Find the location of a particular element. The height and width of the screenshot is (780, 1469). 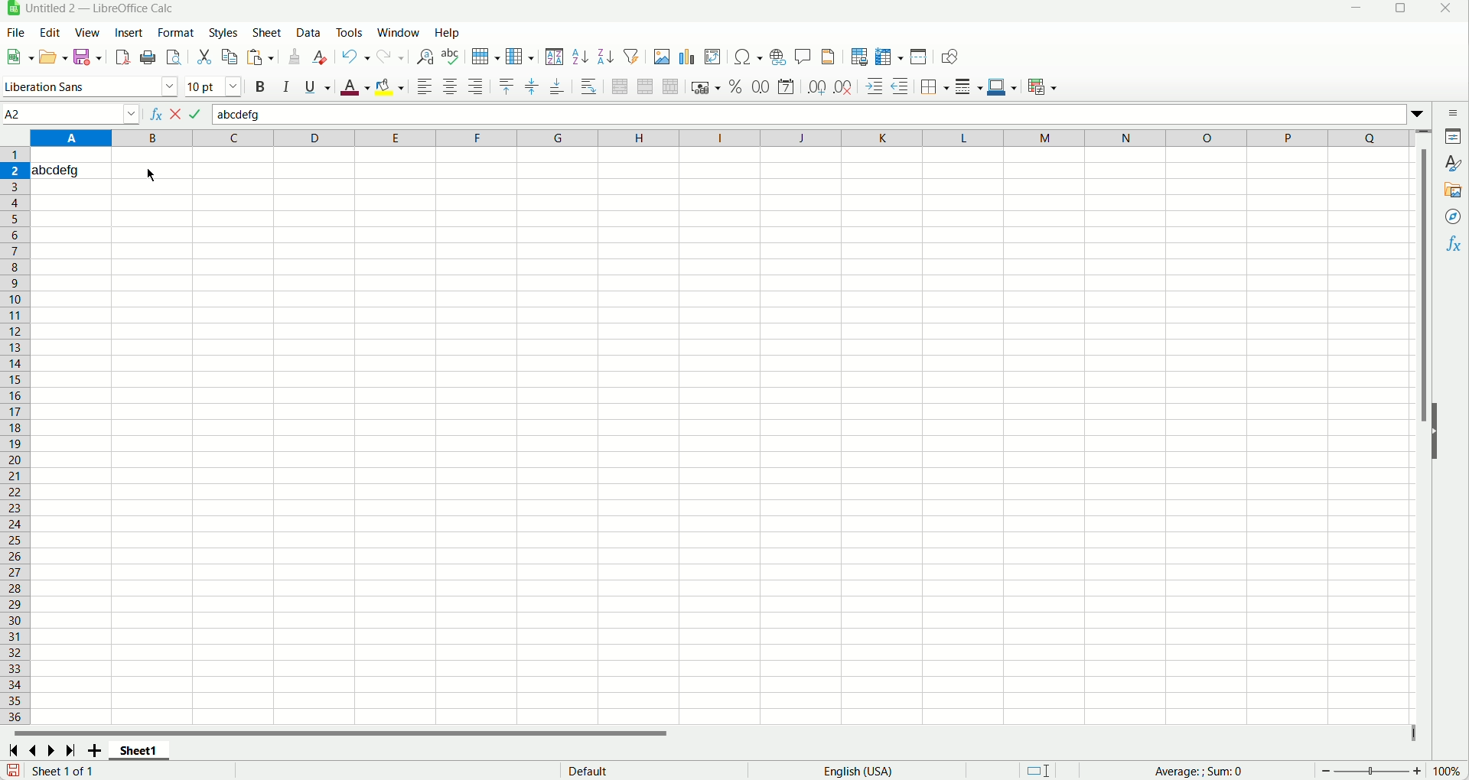

save is located at coordinates (13, 770).